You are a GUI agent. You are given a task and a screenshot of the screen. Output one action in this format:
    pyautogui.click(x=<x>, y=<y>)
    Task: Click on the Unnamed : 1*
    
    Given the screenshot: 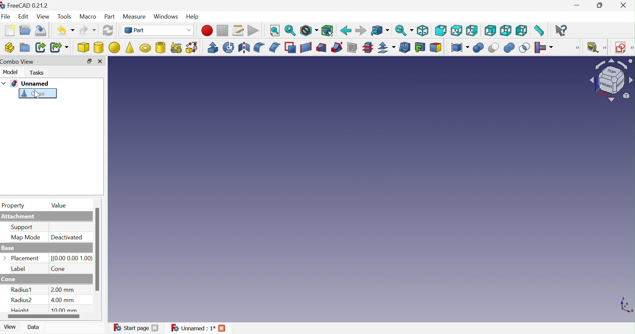 What is the action you would take?
    pyautogui.click(x=193, y=327)
    